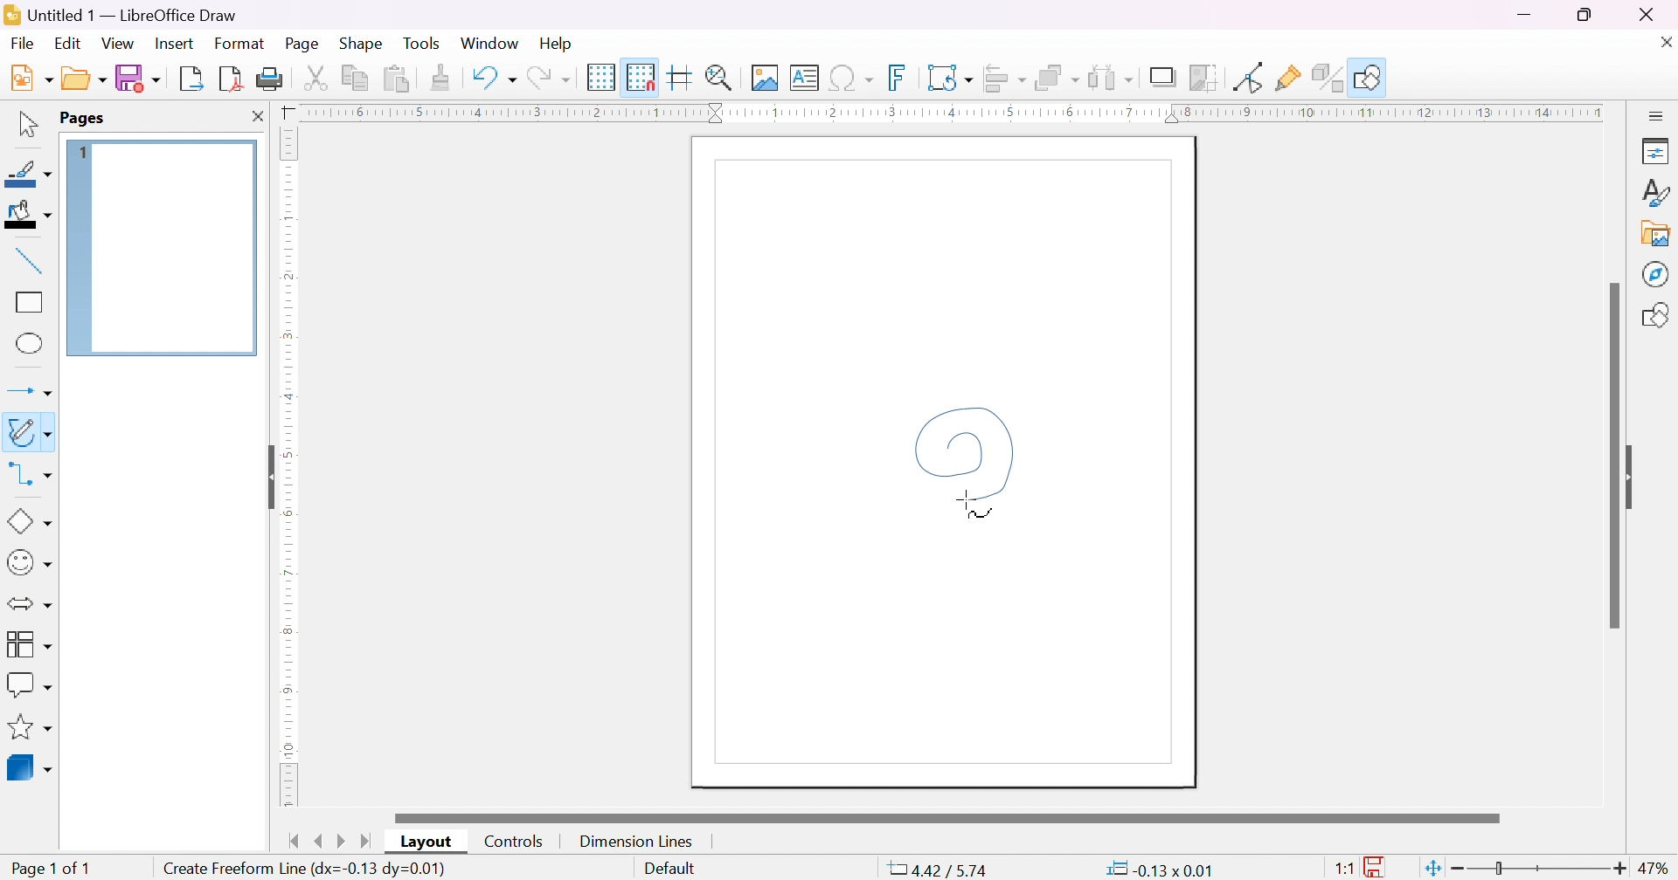 This screenshot has height=880, width=1678. Describe the element at coordinates (1656, 870) in the screenshot. I see `47%` at that location.